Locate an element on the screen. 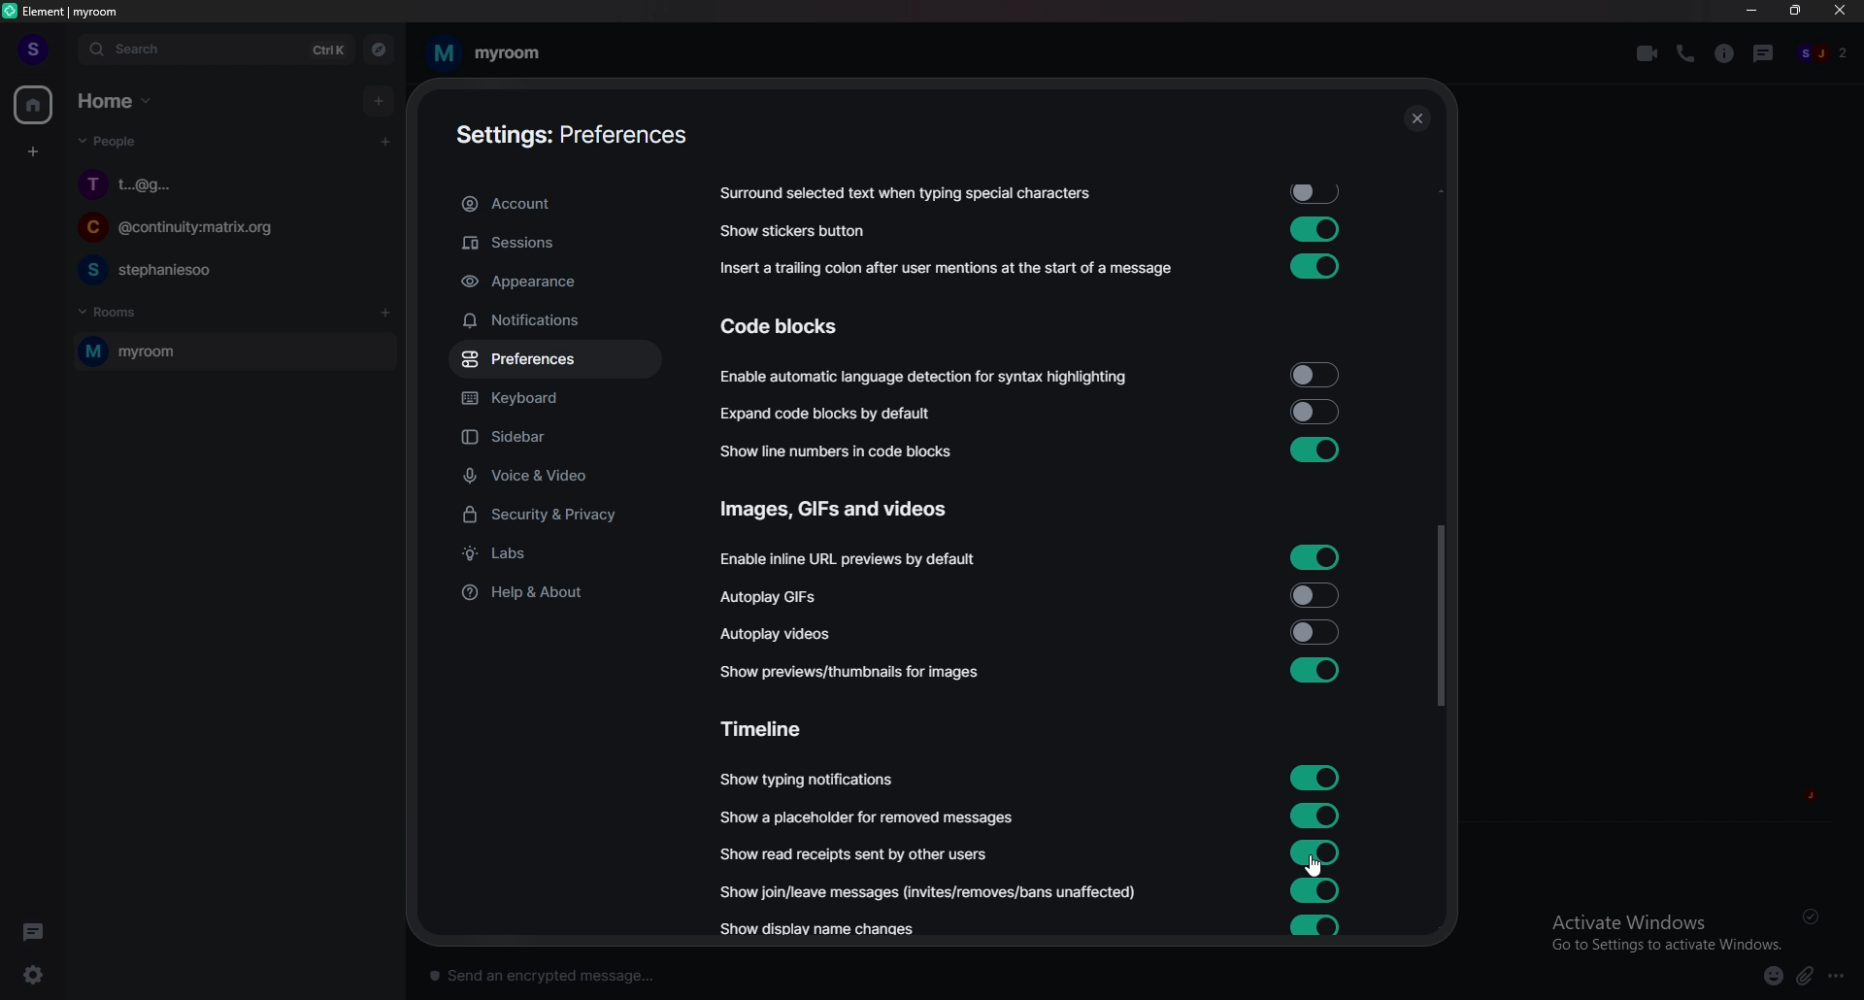  more options is located at coordinates (1842, 977).